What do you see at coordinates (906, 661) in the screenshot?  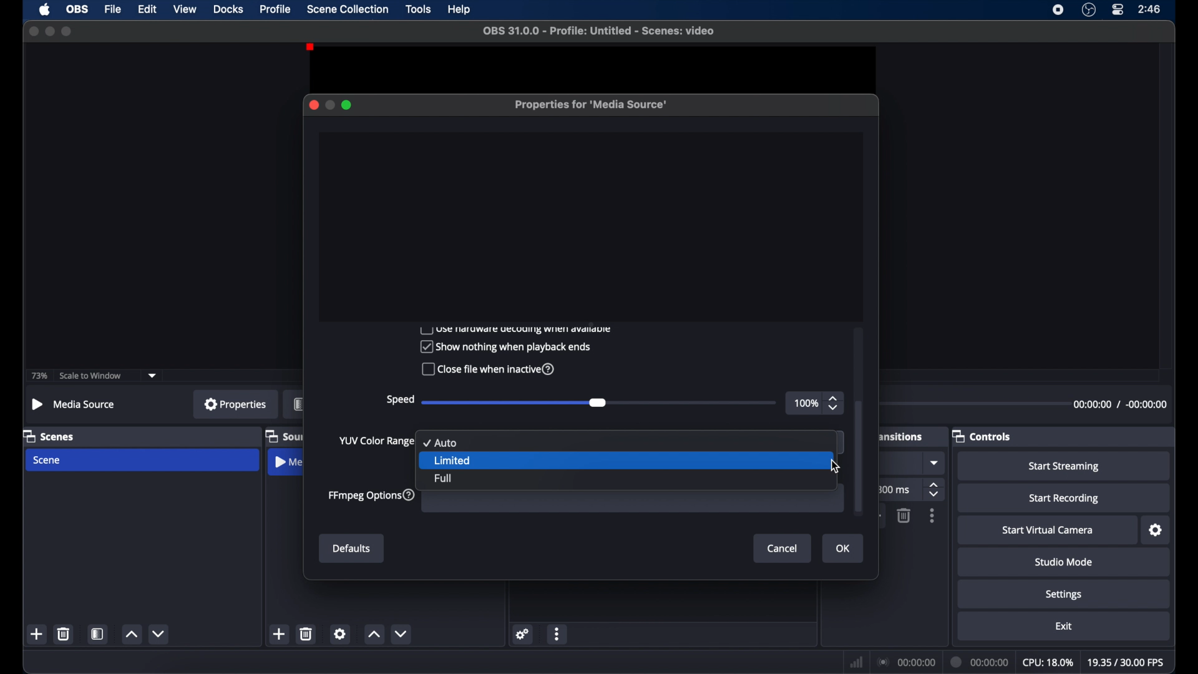 I see `connection` at bounding box center [906, 661].